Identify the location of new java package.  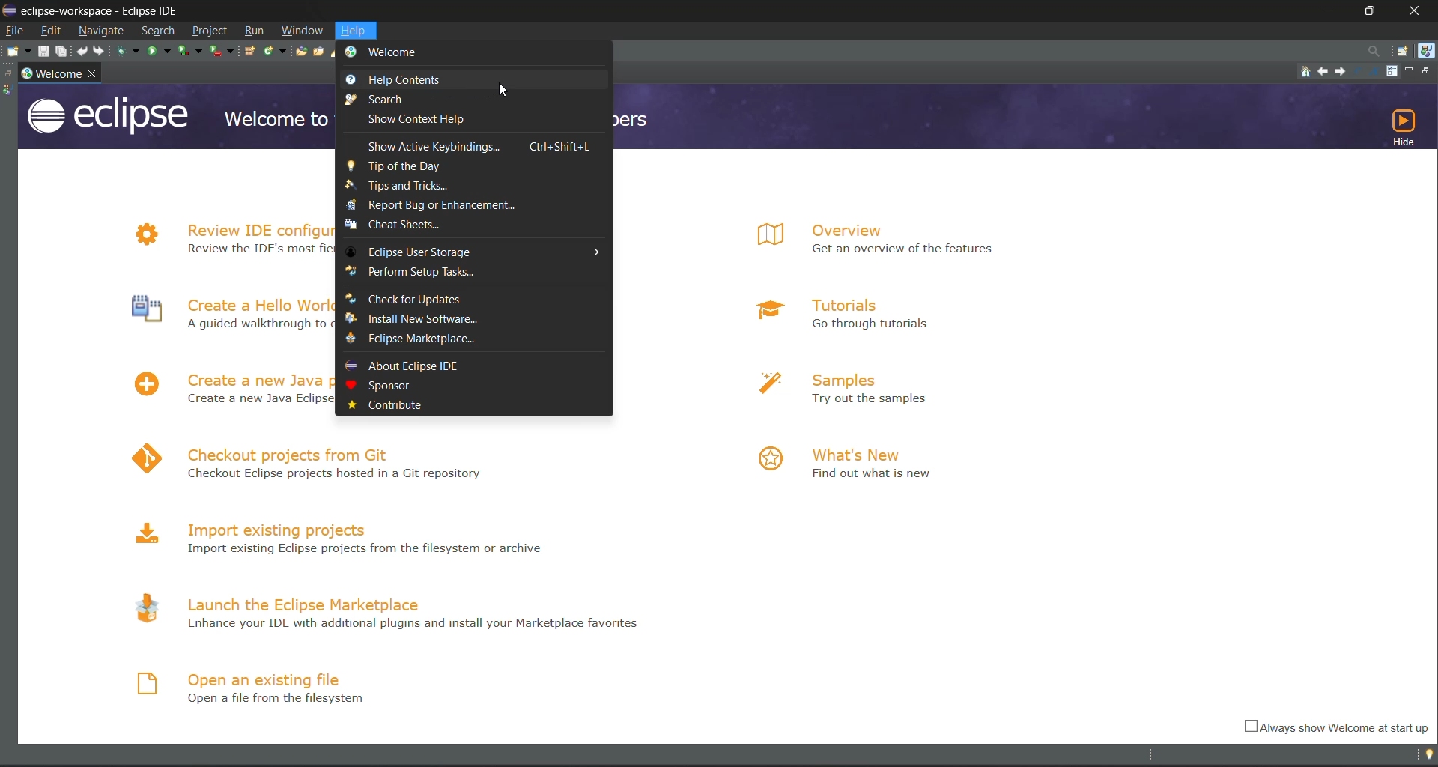
(249, 49).